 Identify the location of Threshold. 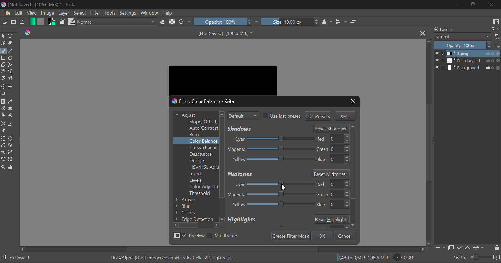
(196, 193).